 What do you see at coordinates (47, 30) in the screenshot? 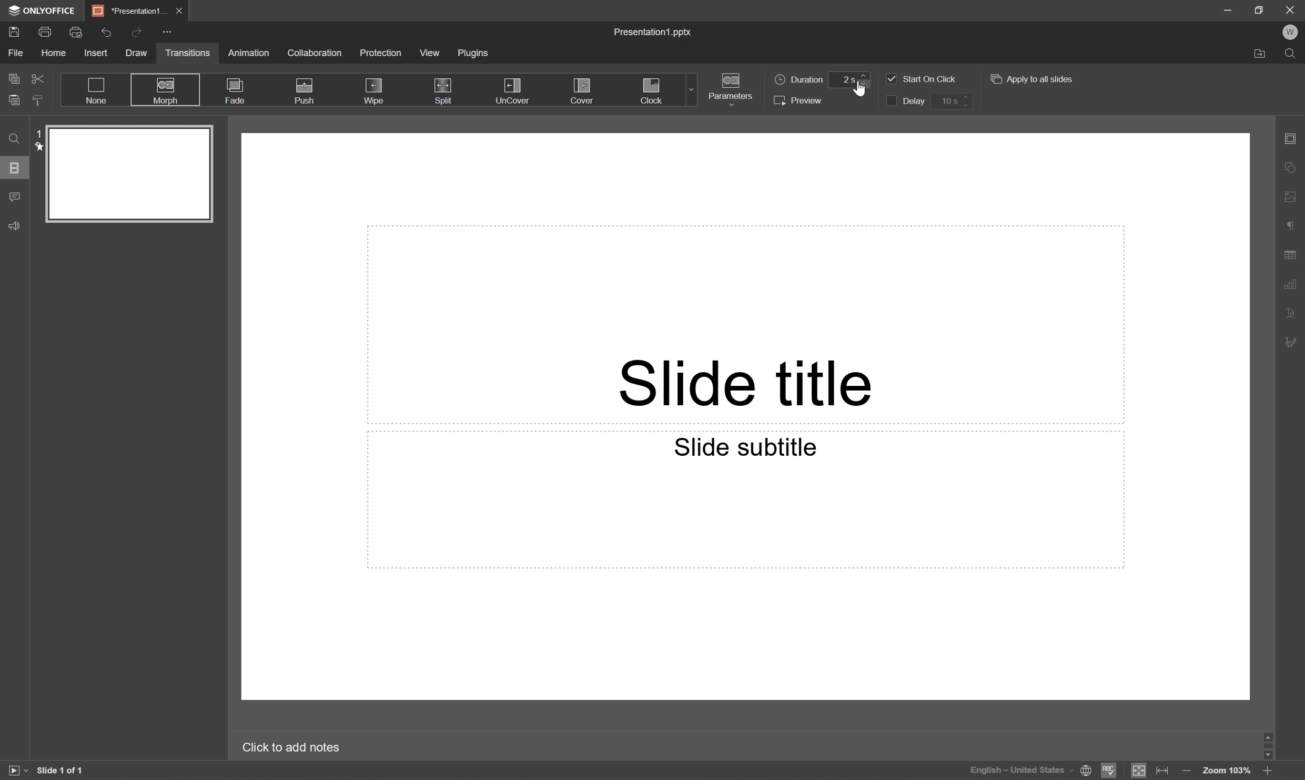
I see `Print a file` at bounding box center [47, 30].